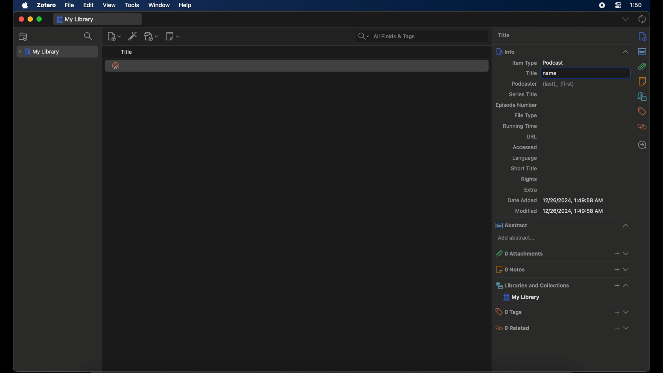 This screenshot has height=373, width=663. What do you see at coordinates (602, 6) in the screenshot?
I see `screen recorder` at bounding box center [602, 6].